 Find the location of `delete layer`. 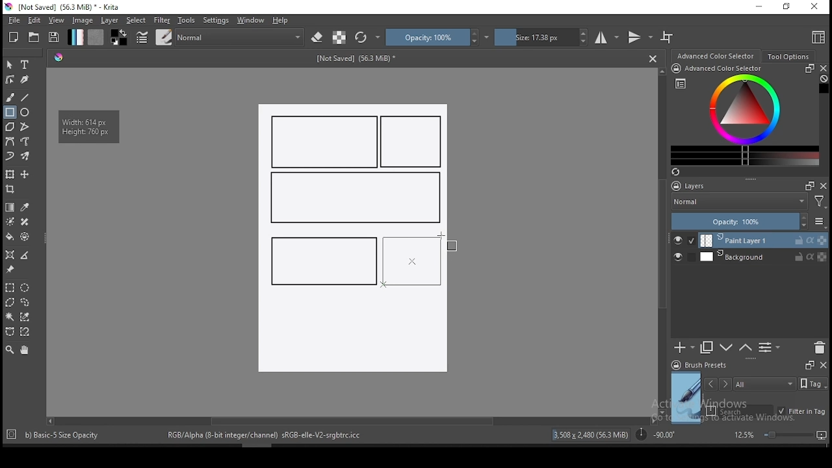

delete layer is located at coordinates (819, 348).